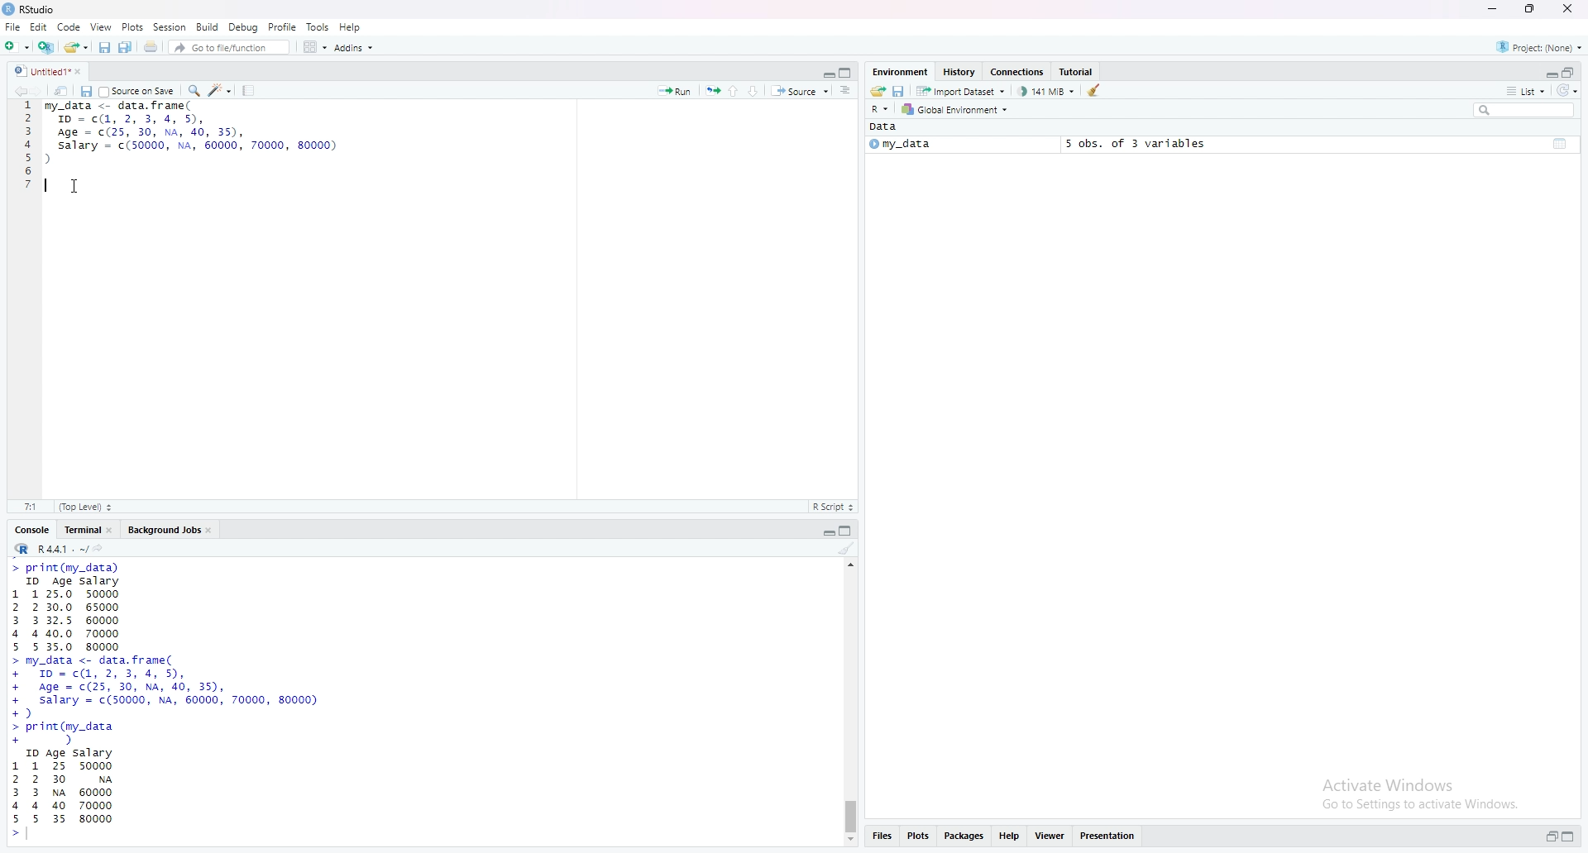  What do you see at coordinates (284, 26) in the screenshot?
I see `Profile` at bounding box center [284, 26].